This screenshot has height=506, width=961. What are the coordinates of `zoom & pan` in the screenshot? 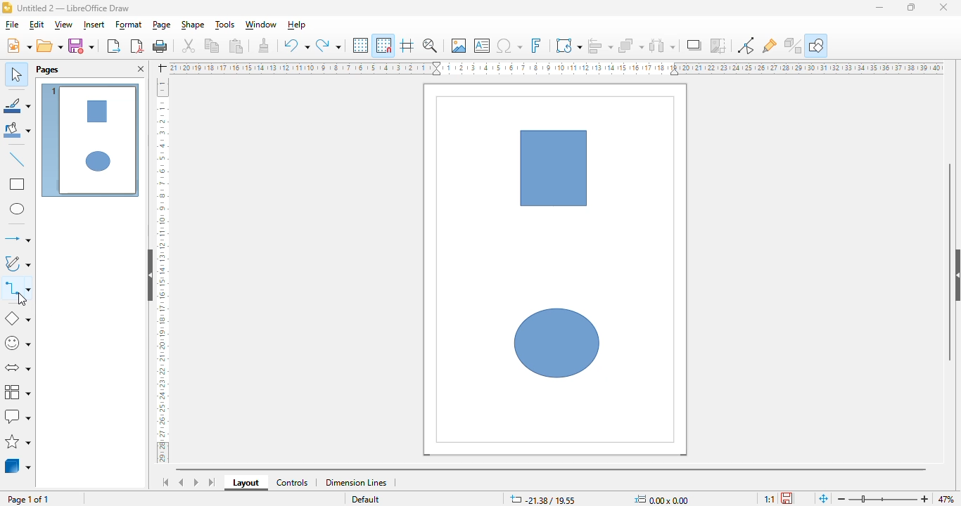 It's located at (430, 45).